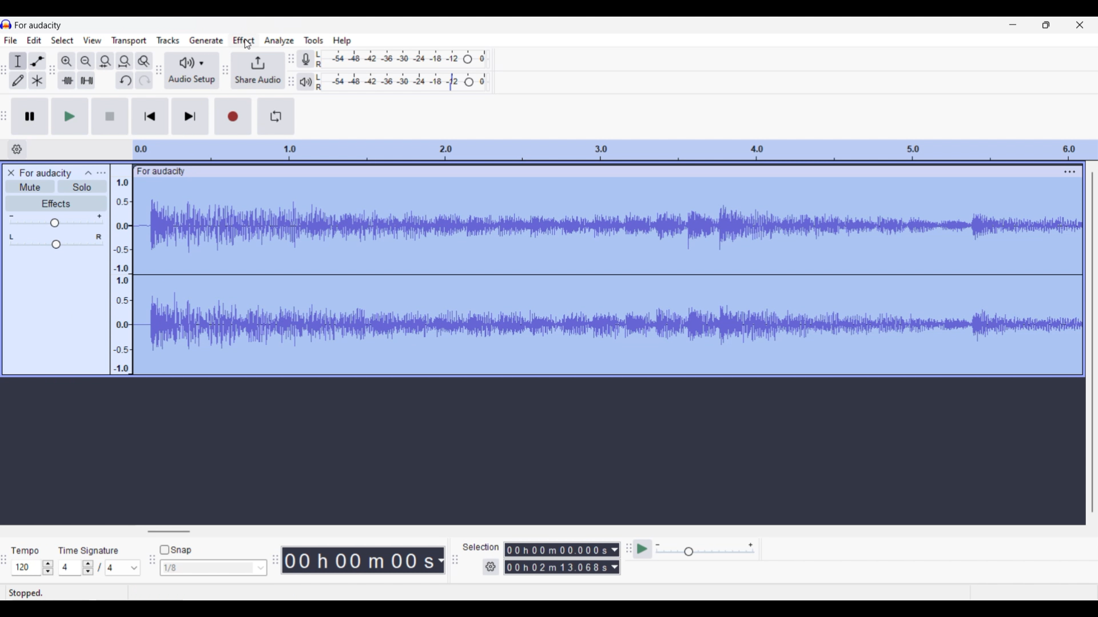  What do you see at coordinates (480, 546) in the screenshot?
I see `Selection` at bounding box center [480, 546].